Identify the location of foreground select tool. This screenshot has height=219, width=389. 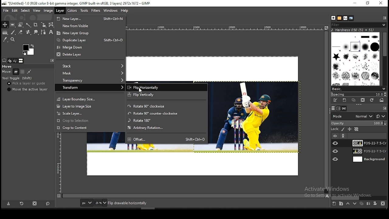
(21, 24).